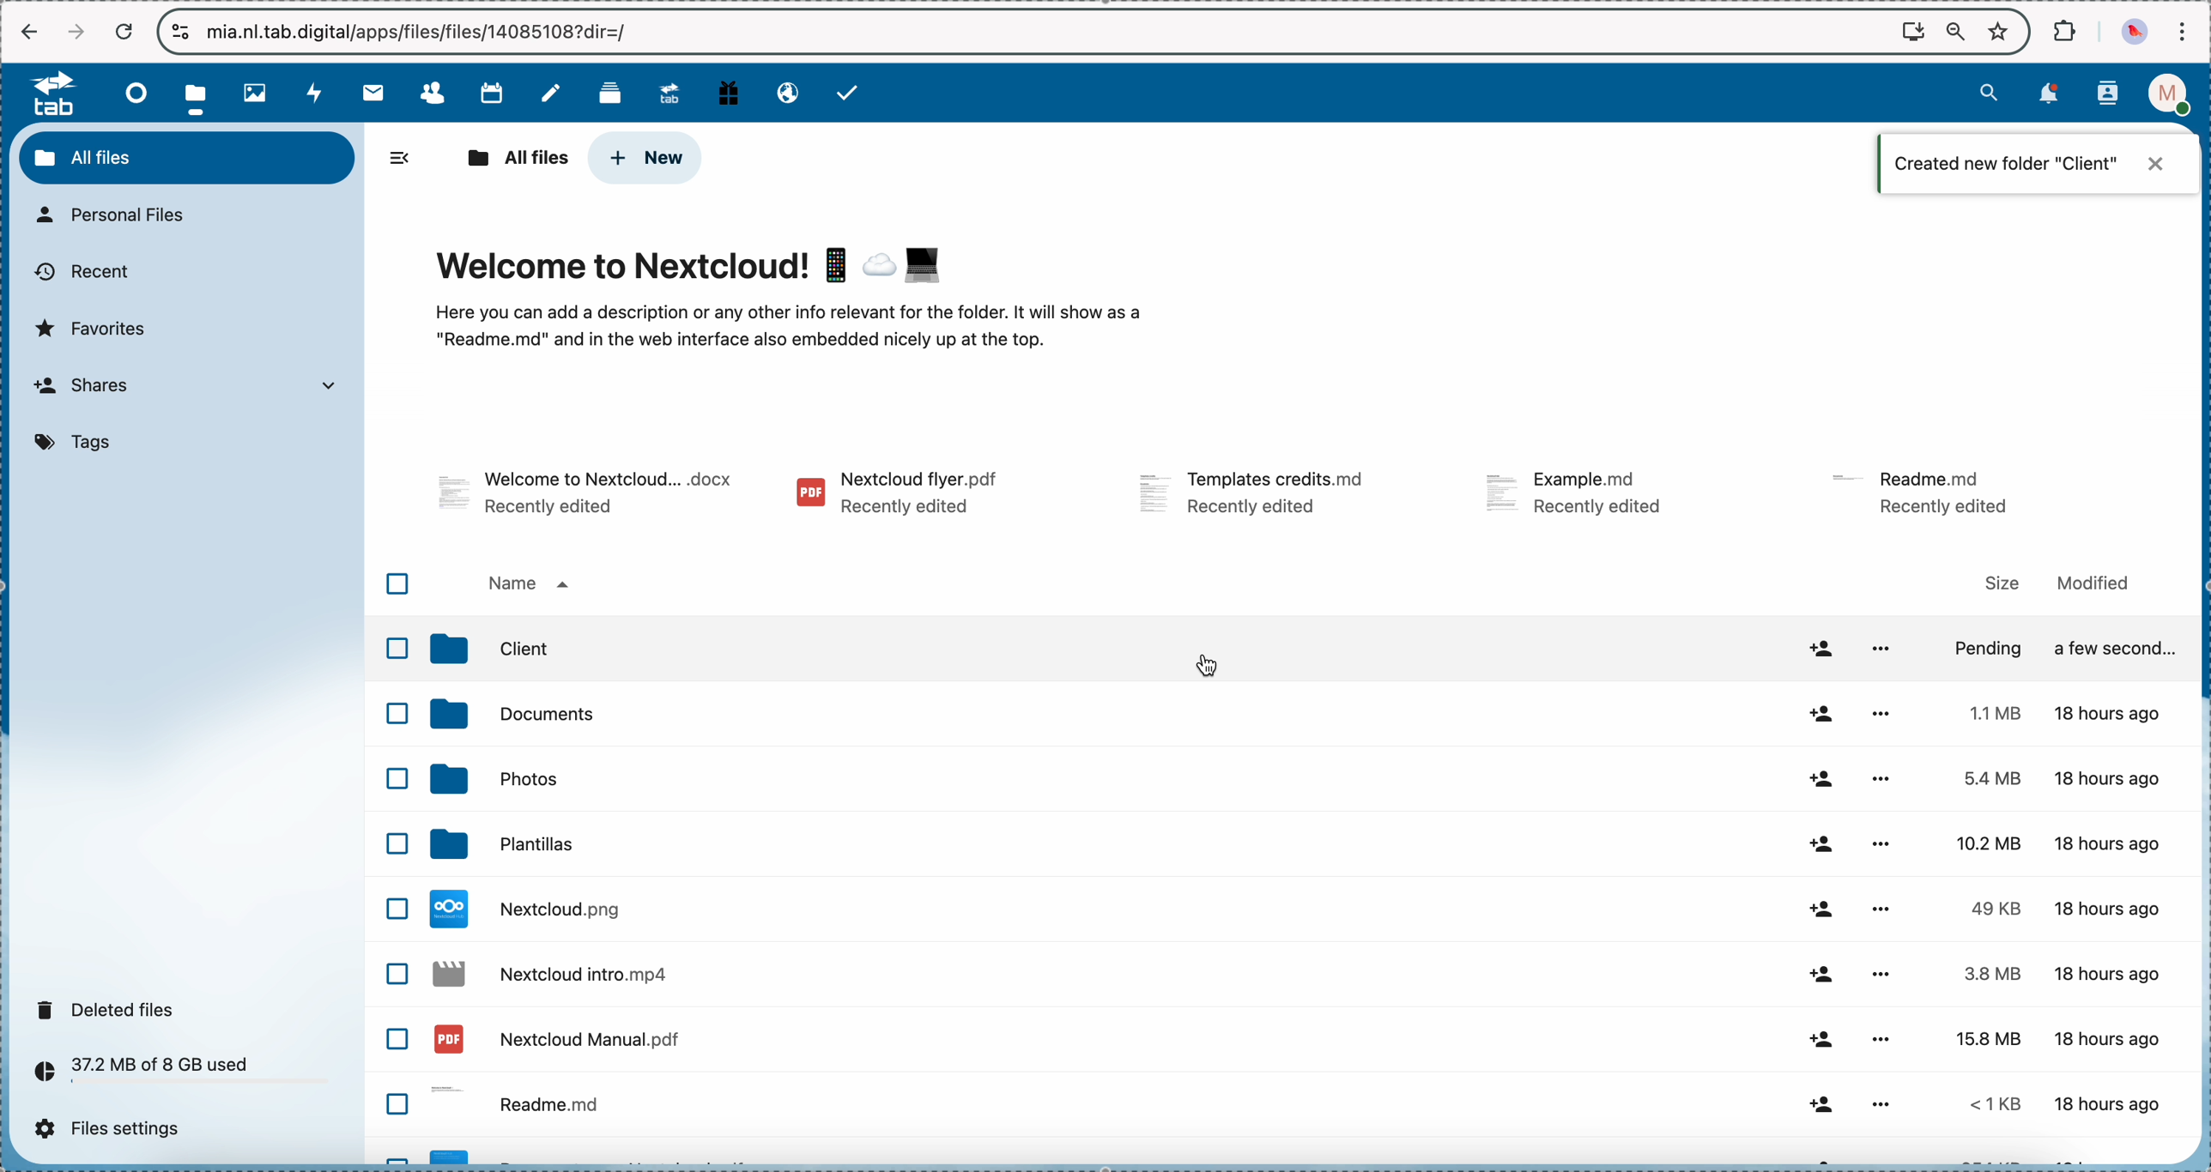  I want to click on all files, so click(514, 159).